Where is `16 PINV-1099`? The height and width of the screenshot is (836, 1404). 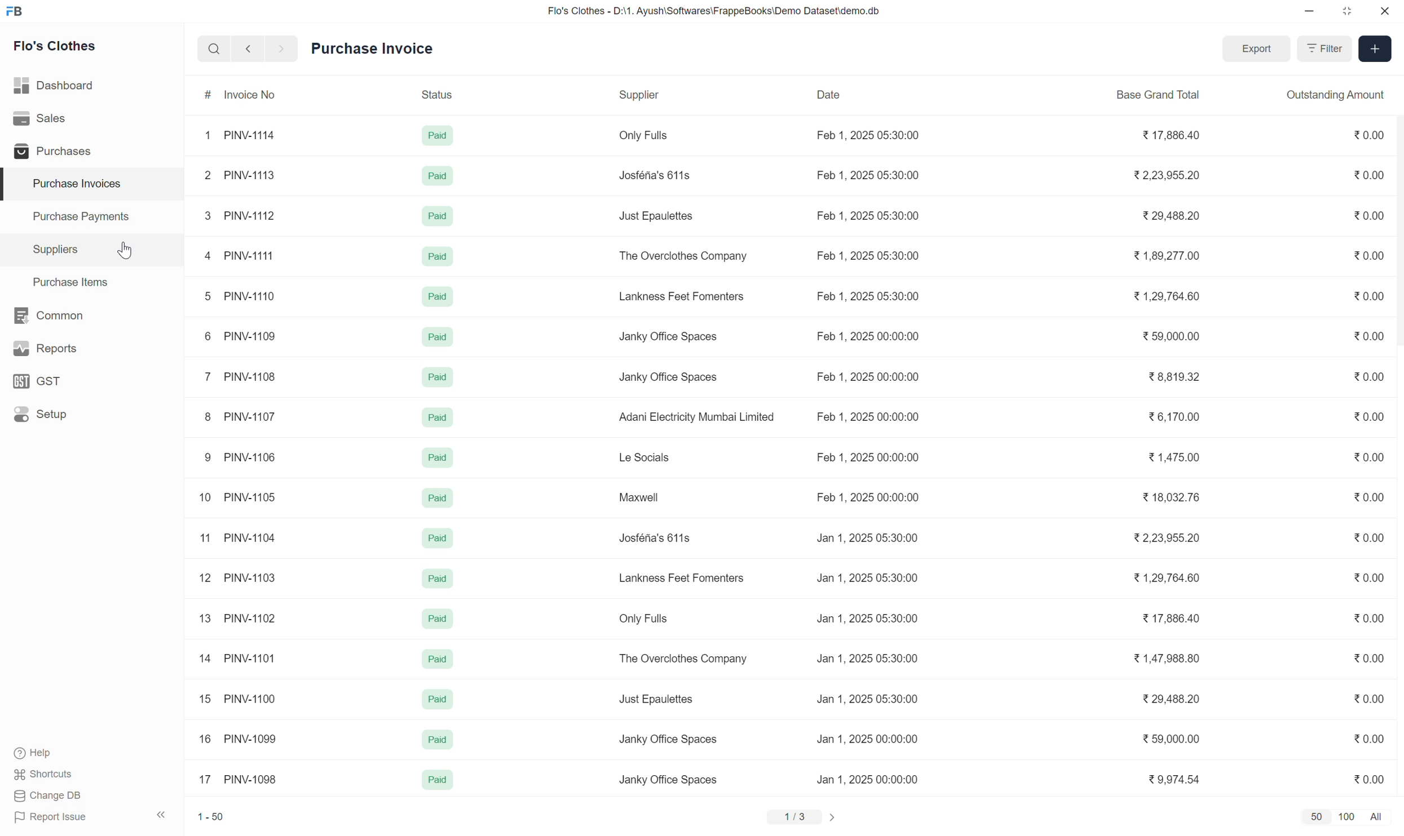 16 PINV-1099 is located at coordinates (239, 739).